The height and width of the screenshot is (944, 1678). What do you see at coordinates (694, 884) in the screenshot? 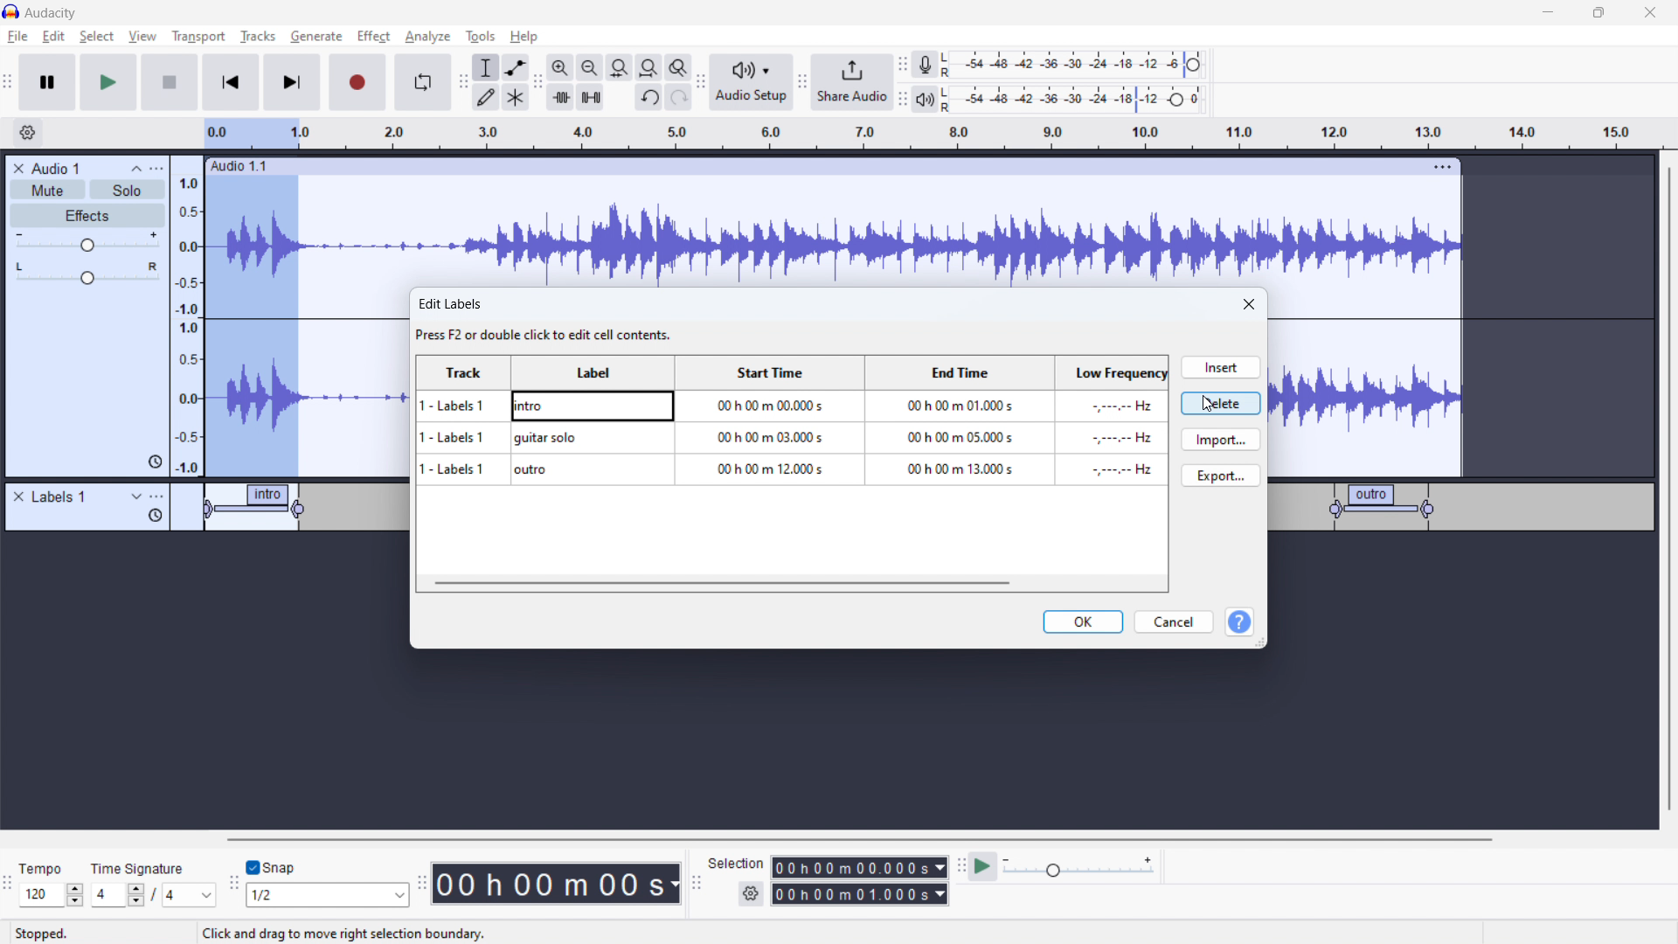
I see `selection toolbar` at bounding box center [694, 884].